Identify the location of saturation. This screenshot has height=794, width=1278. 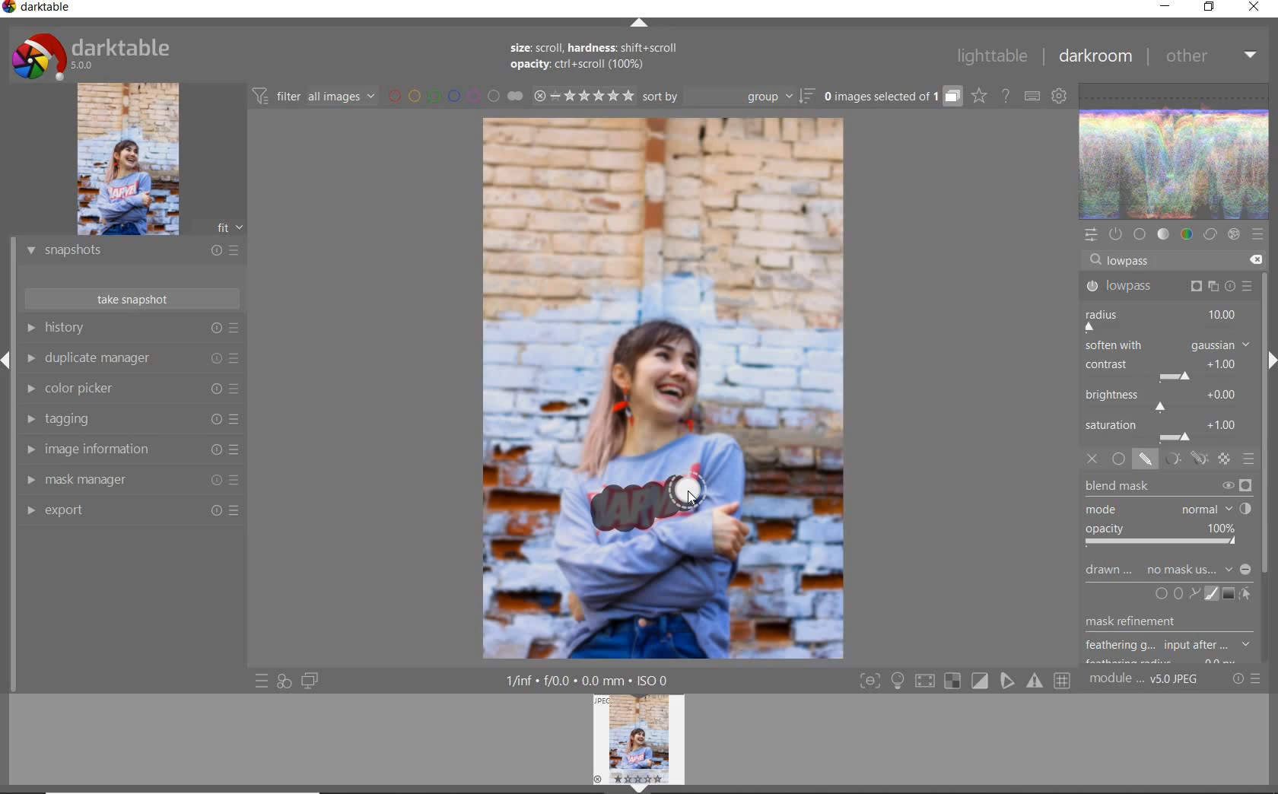
(1166, 430).